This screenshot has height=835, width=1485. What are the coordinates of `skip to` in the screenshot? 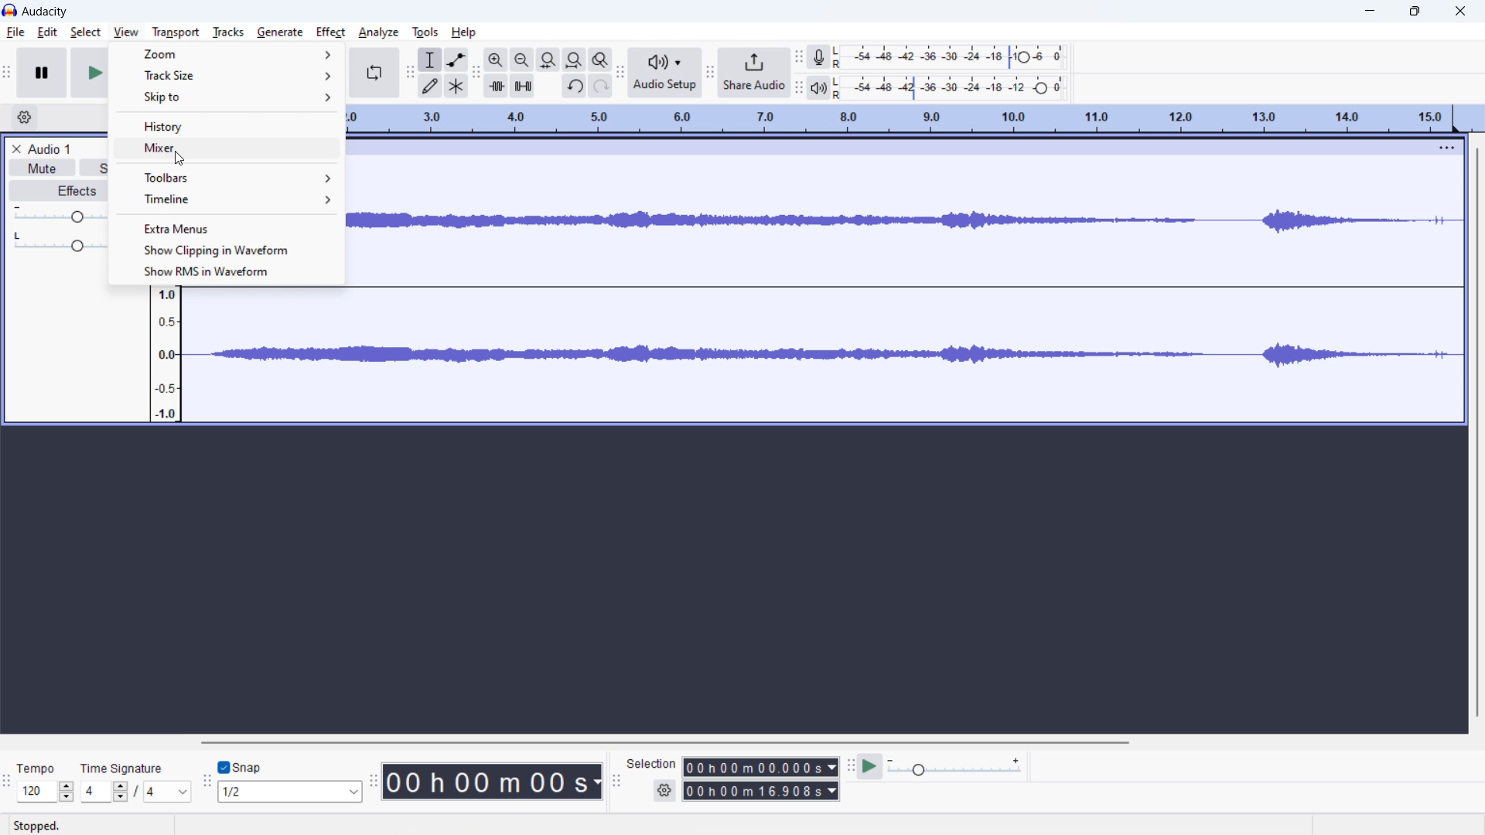 It's located at (229, 97).